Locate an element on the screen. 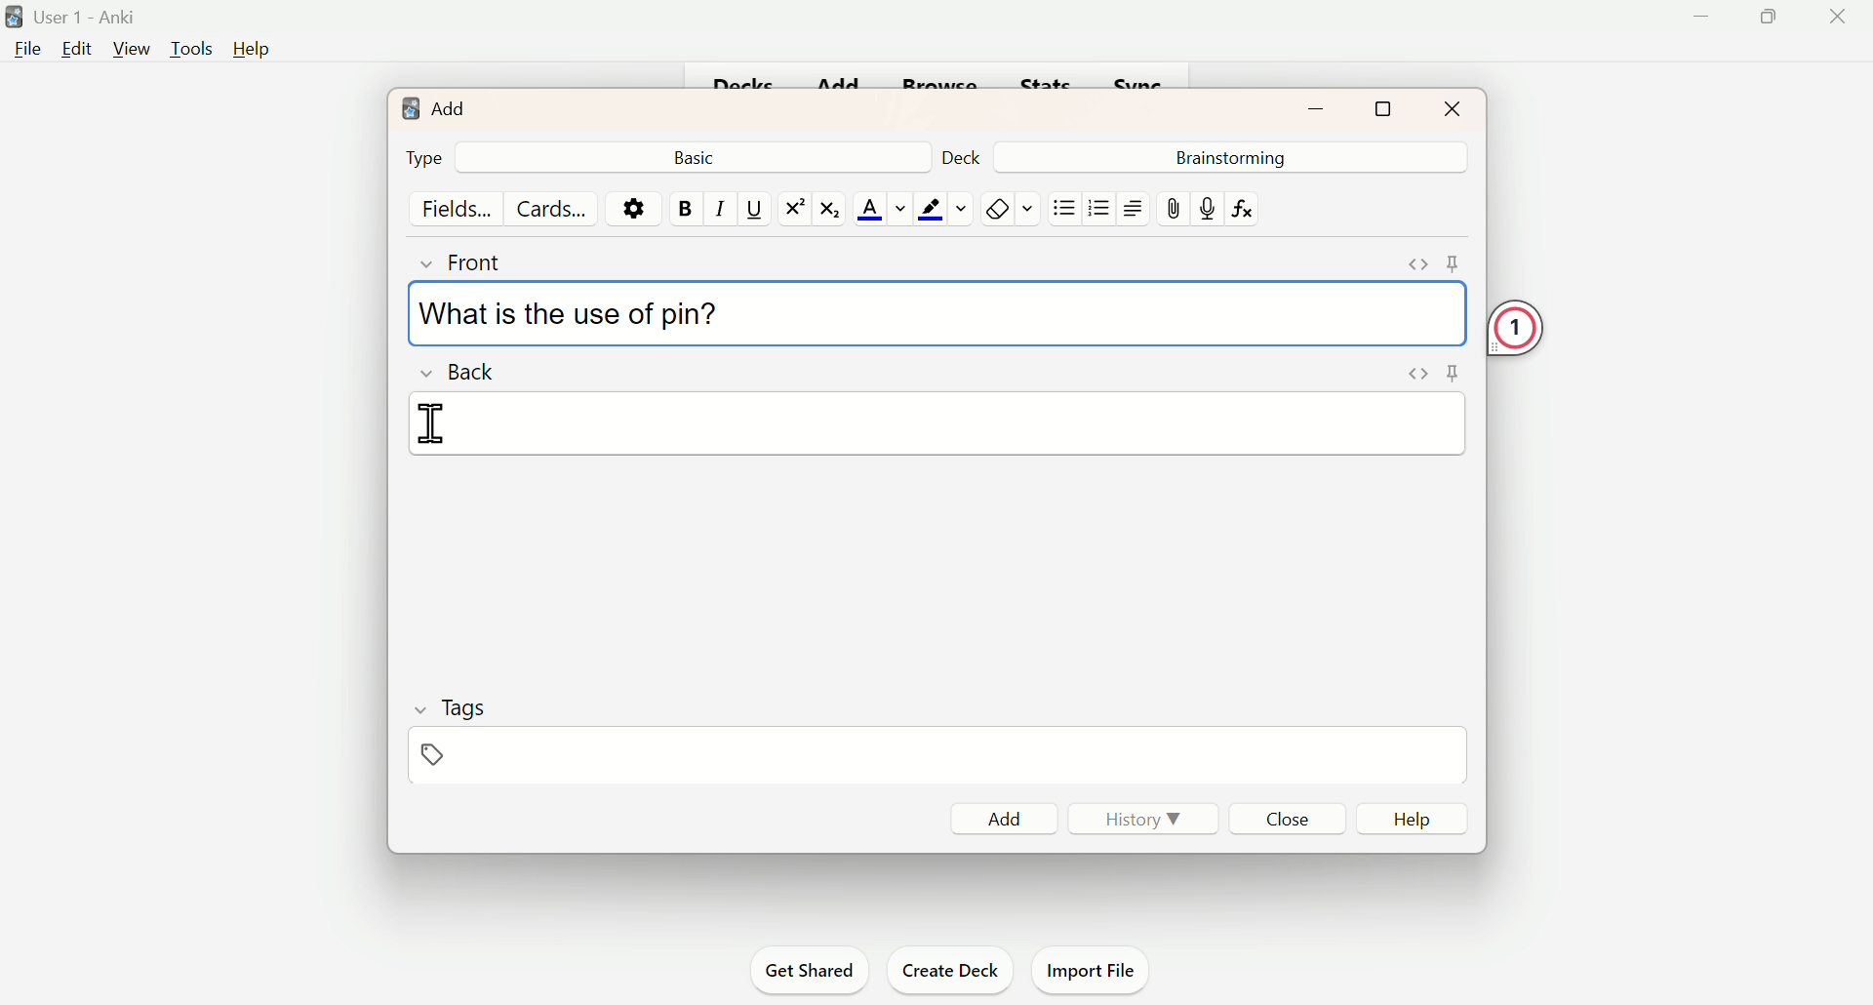  Import File is located at coordinates (1093, 966).